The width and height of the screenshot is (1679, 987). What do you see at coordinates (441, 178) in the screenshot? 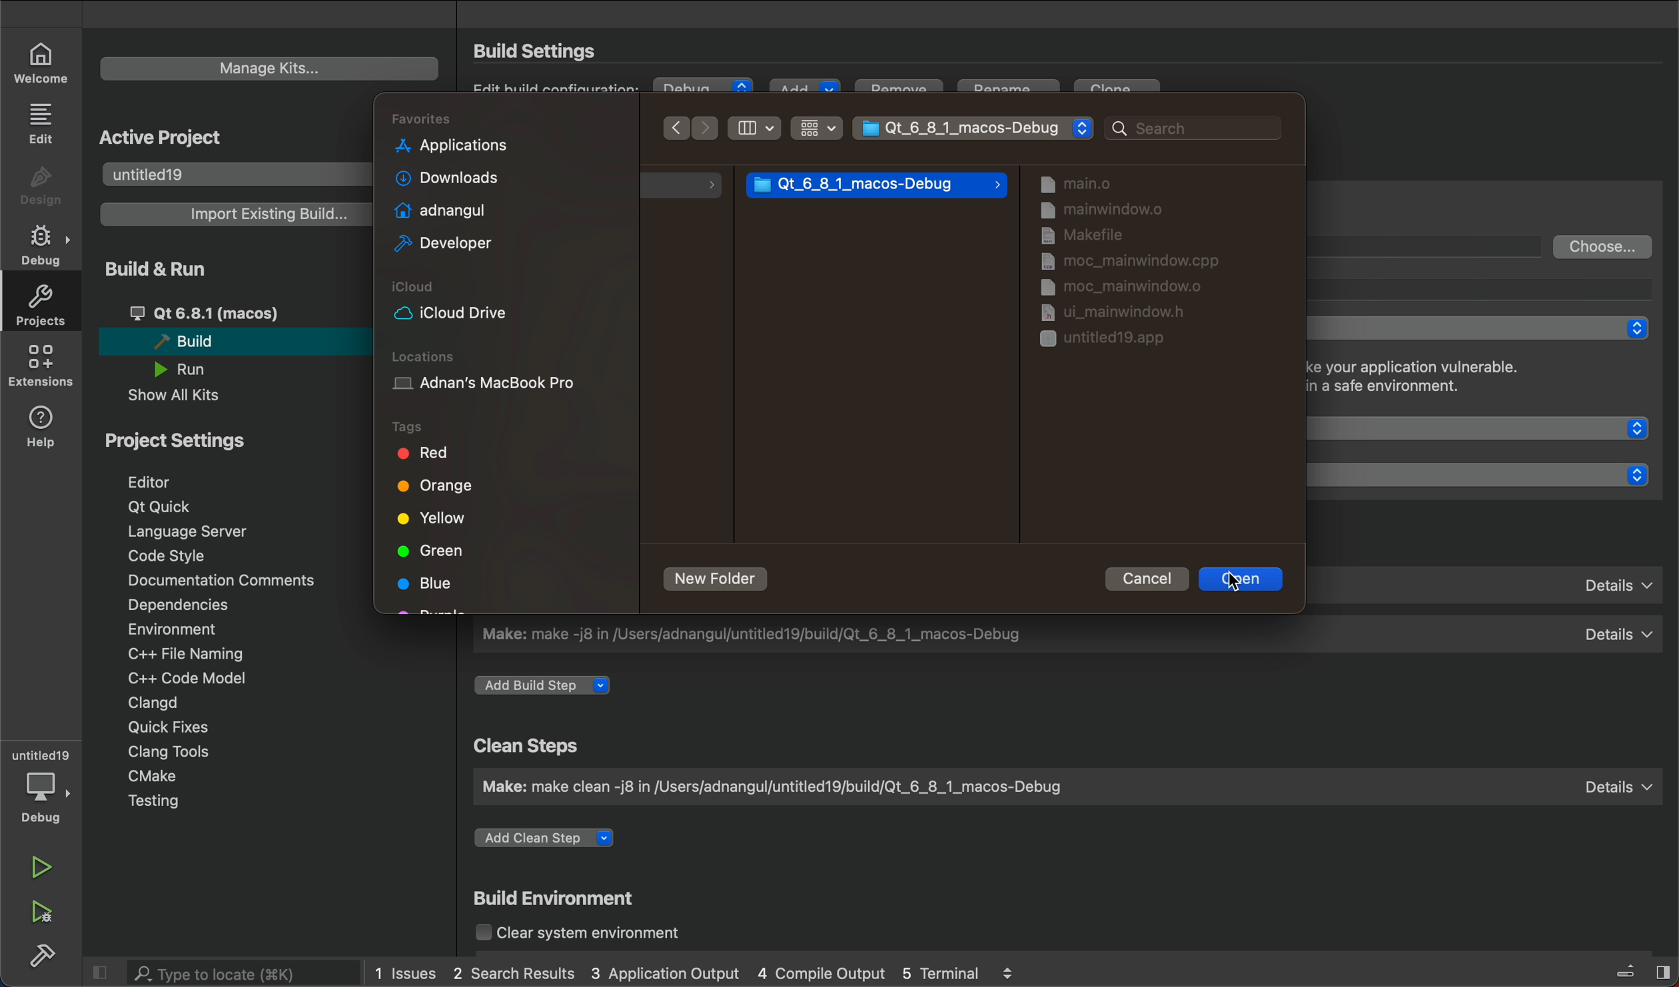
I see `downloads` at bounding box center [441, 178].